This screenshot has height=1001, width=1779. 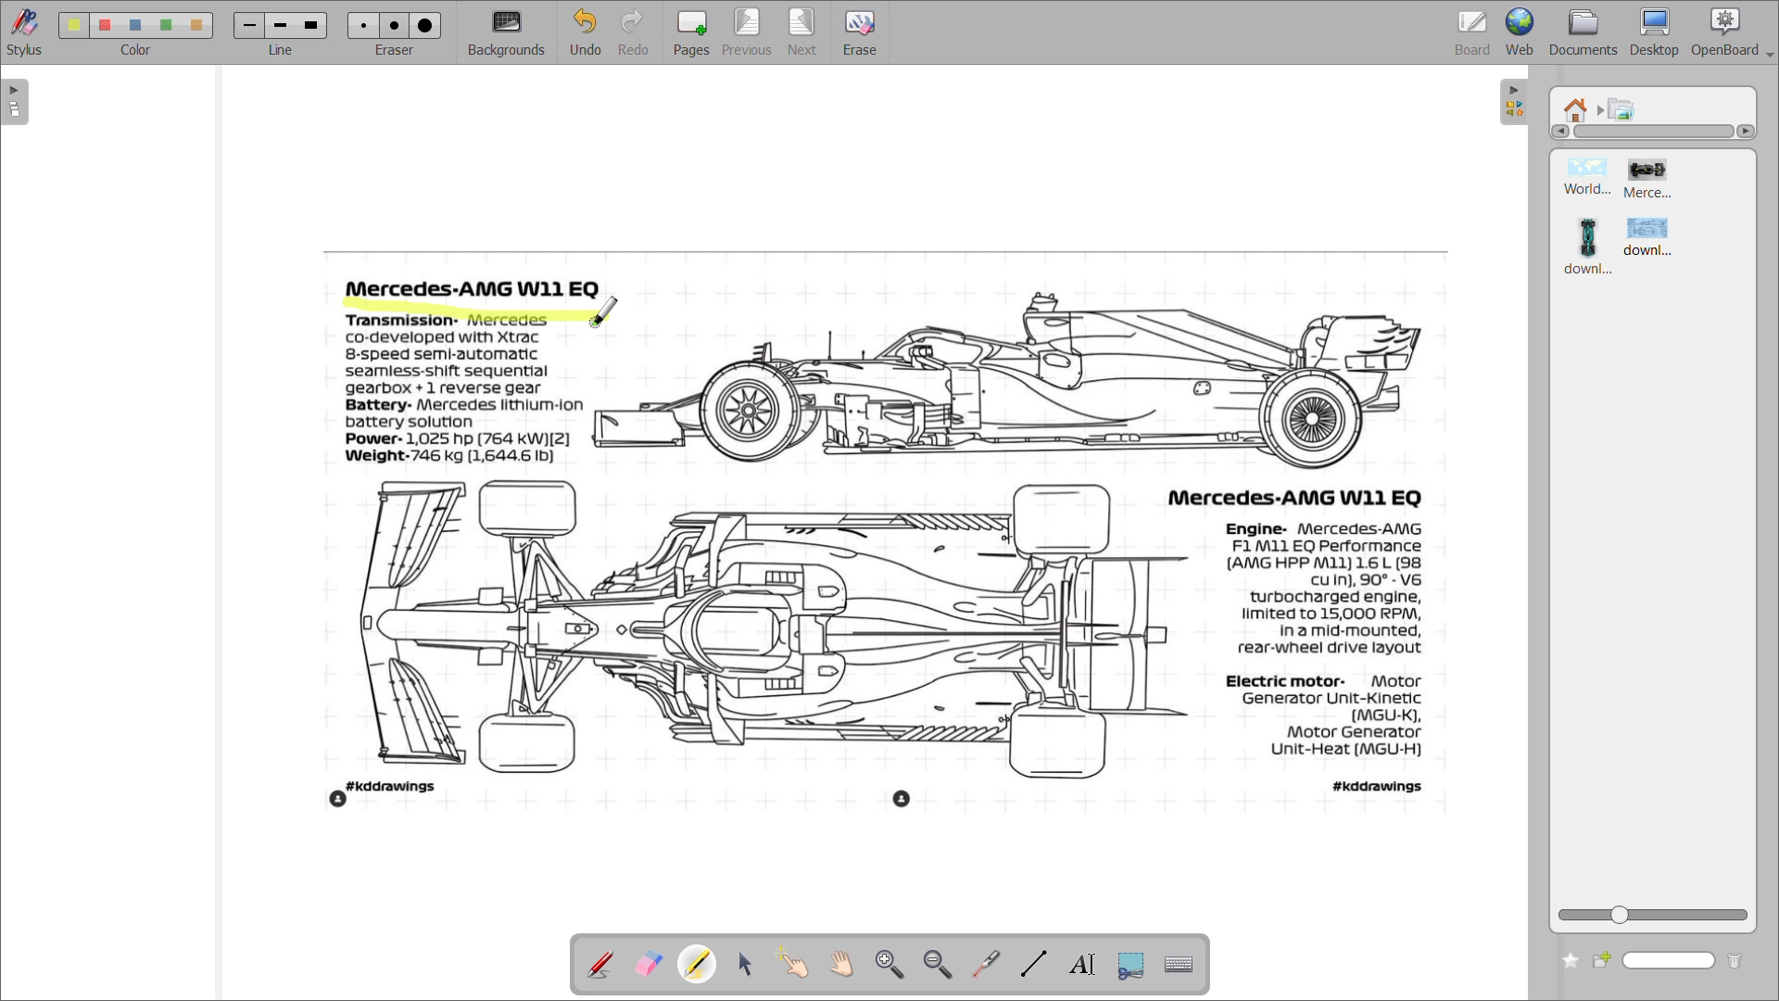 What do you see at coordinates (104, 25) in the screenshot?
I see `color 2` at bounding box center [104, 25].